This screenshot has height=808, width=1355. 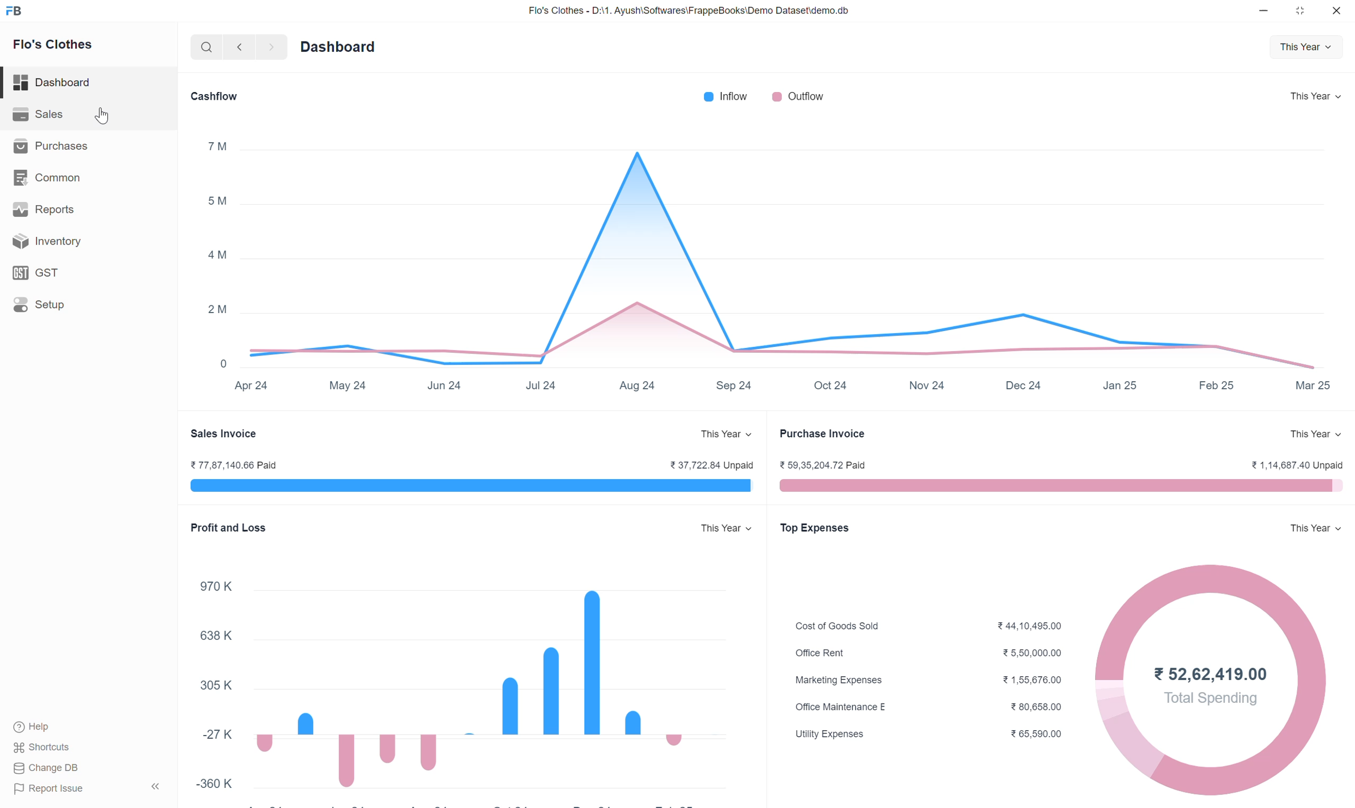 What do you see at coordinates (1213, 596) in the screenshot?
I see `donut chart` at bounding box center [1213, 596].